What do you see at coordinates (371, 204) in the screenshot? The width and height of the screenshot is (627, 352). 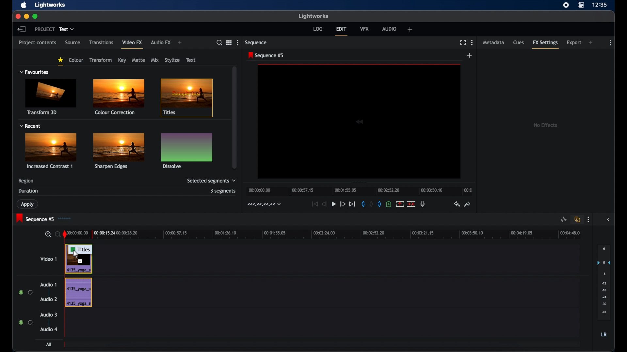 I see `remove markers` at bounding box center [371, 204].